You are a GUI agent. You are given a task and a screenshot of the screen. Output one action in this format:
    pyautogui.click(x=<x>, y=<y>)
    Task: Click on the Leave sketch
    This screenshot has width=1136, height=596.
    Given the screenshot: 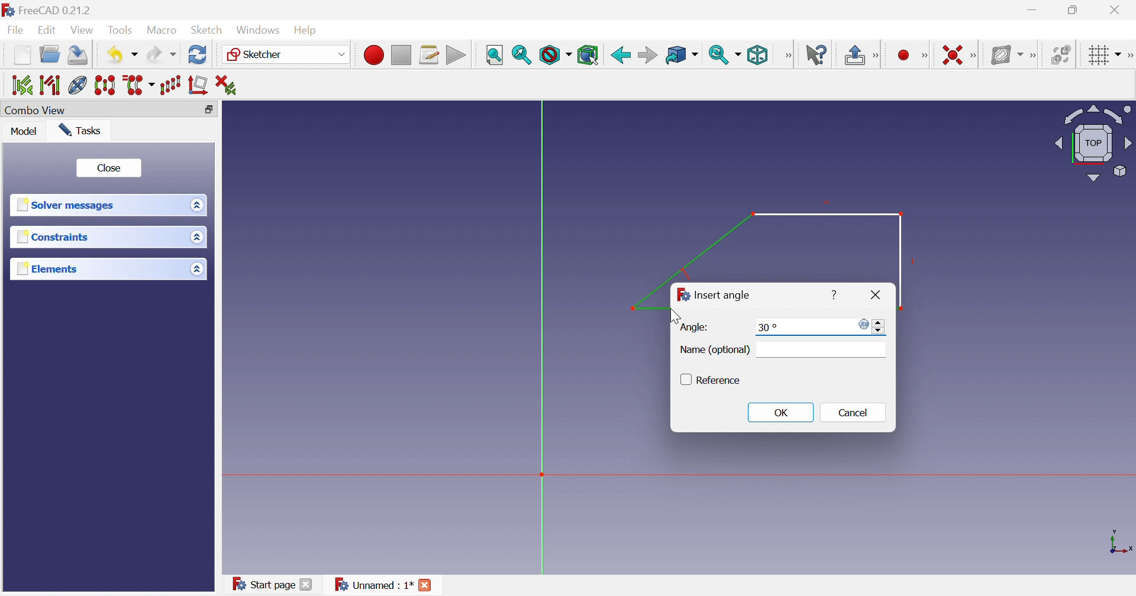 What is the action you would take?
    pyautogui.click(x=853, y=56)
    